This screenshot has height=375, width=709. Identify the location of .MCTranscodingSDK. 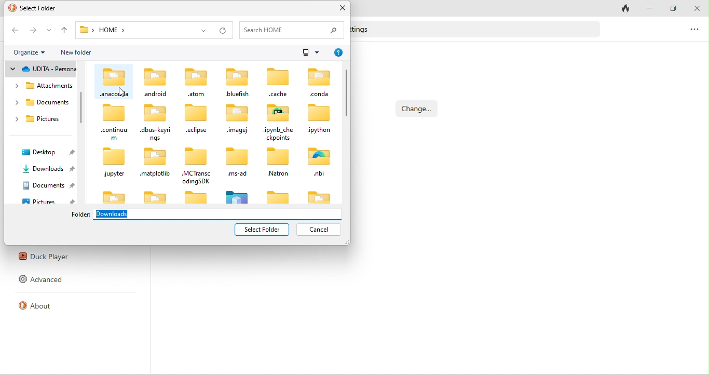
(195, 166).